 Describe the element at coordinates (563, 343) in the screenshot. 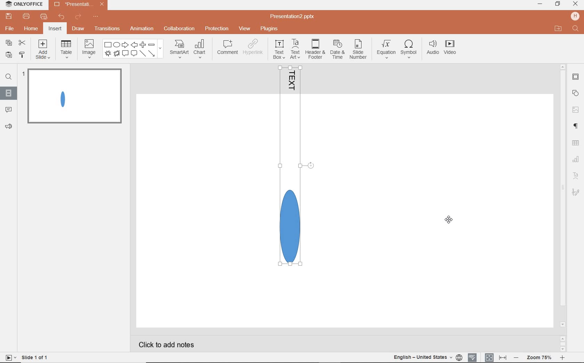

I see `SCROLLBAR` at that location.